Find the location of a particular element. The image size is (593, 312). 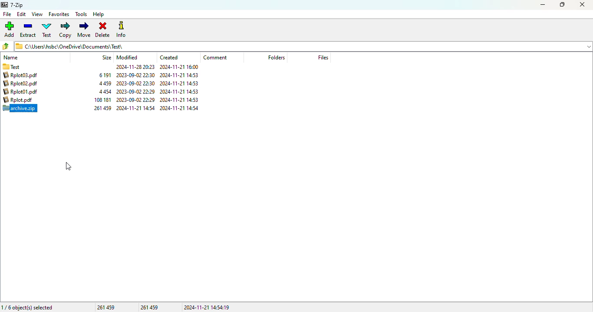

2024-11-21 14:54 is located at coordinates (136, 75).